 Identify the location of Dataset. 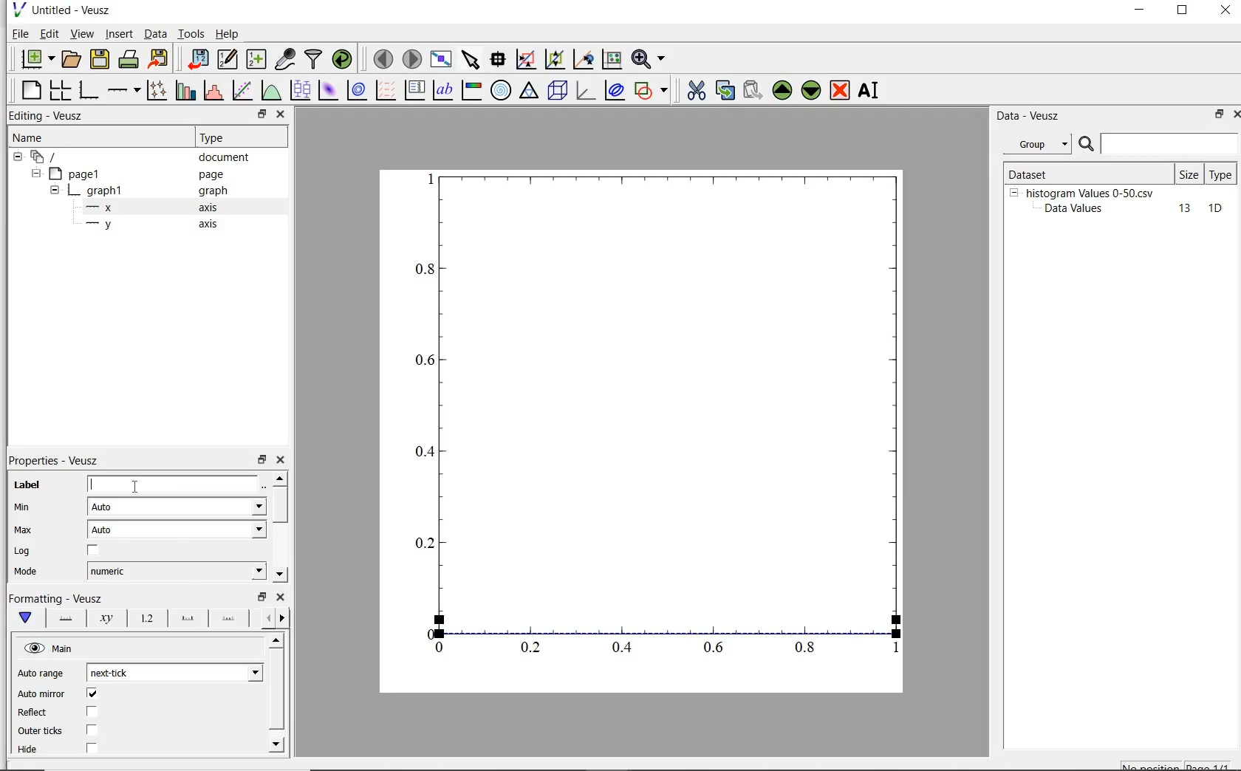
(1052, 172).